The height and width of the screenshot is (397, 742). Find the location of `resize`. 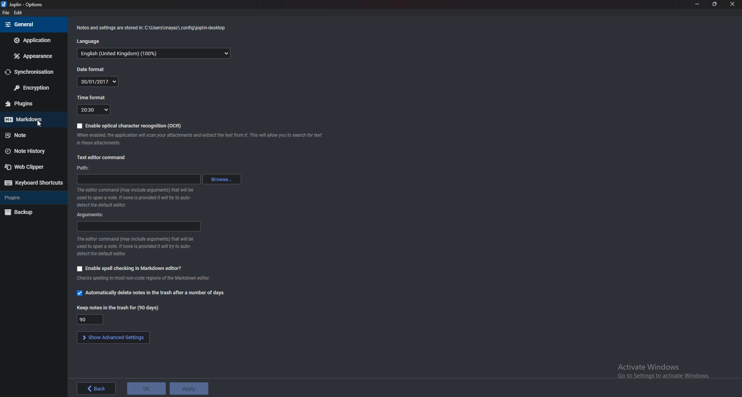

resize is located at coordinates (715, 4).